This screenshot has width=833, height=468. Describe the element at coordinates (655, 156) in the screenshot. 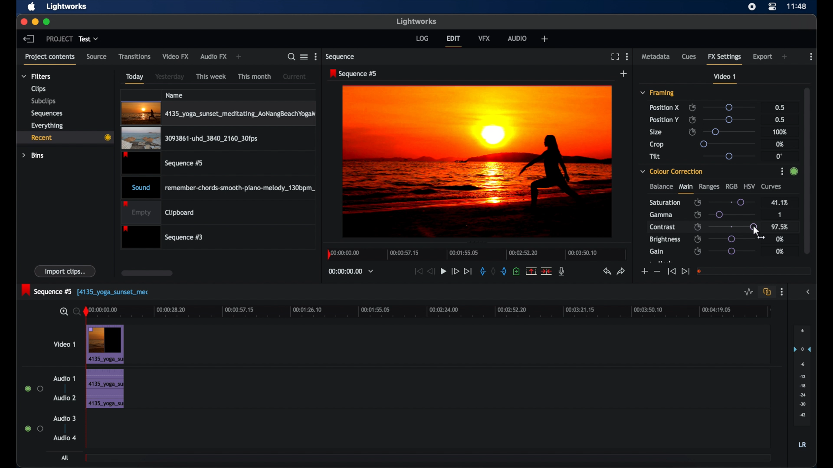

I see `tilt` at that location.